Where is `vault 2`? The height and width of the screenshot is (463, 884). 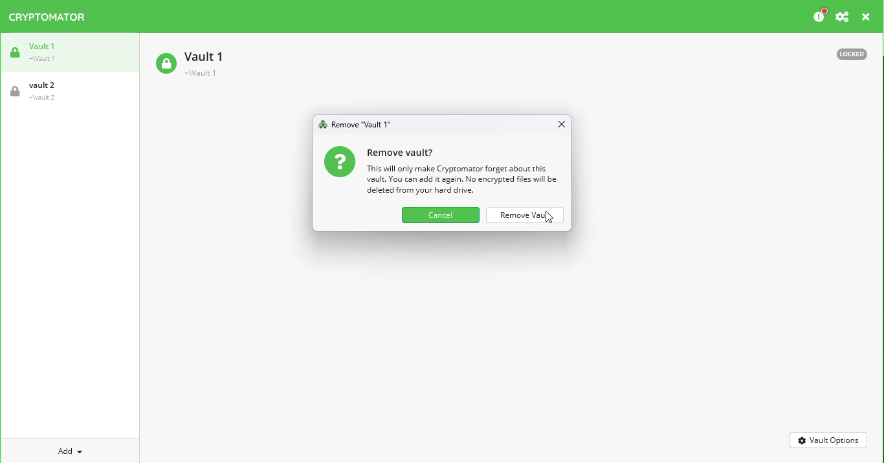 vault 2 is located at coordinates (38, 91).